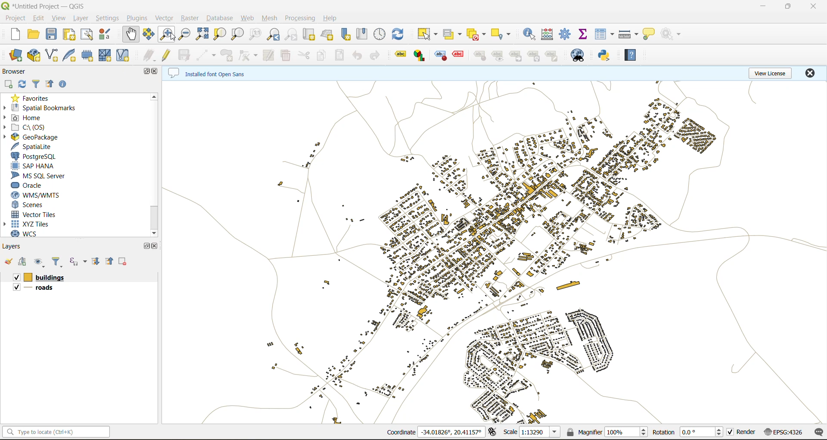 This screenshot has width=827, height=440. I want to click on new shapefile layer, so click(53, 55).